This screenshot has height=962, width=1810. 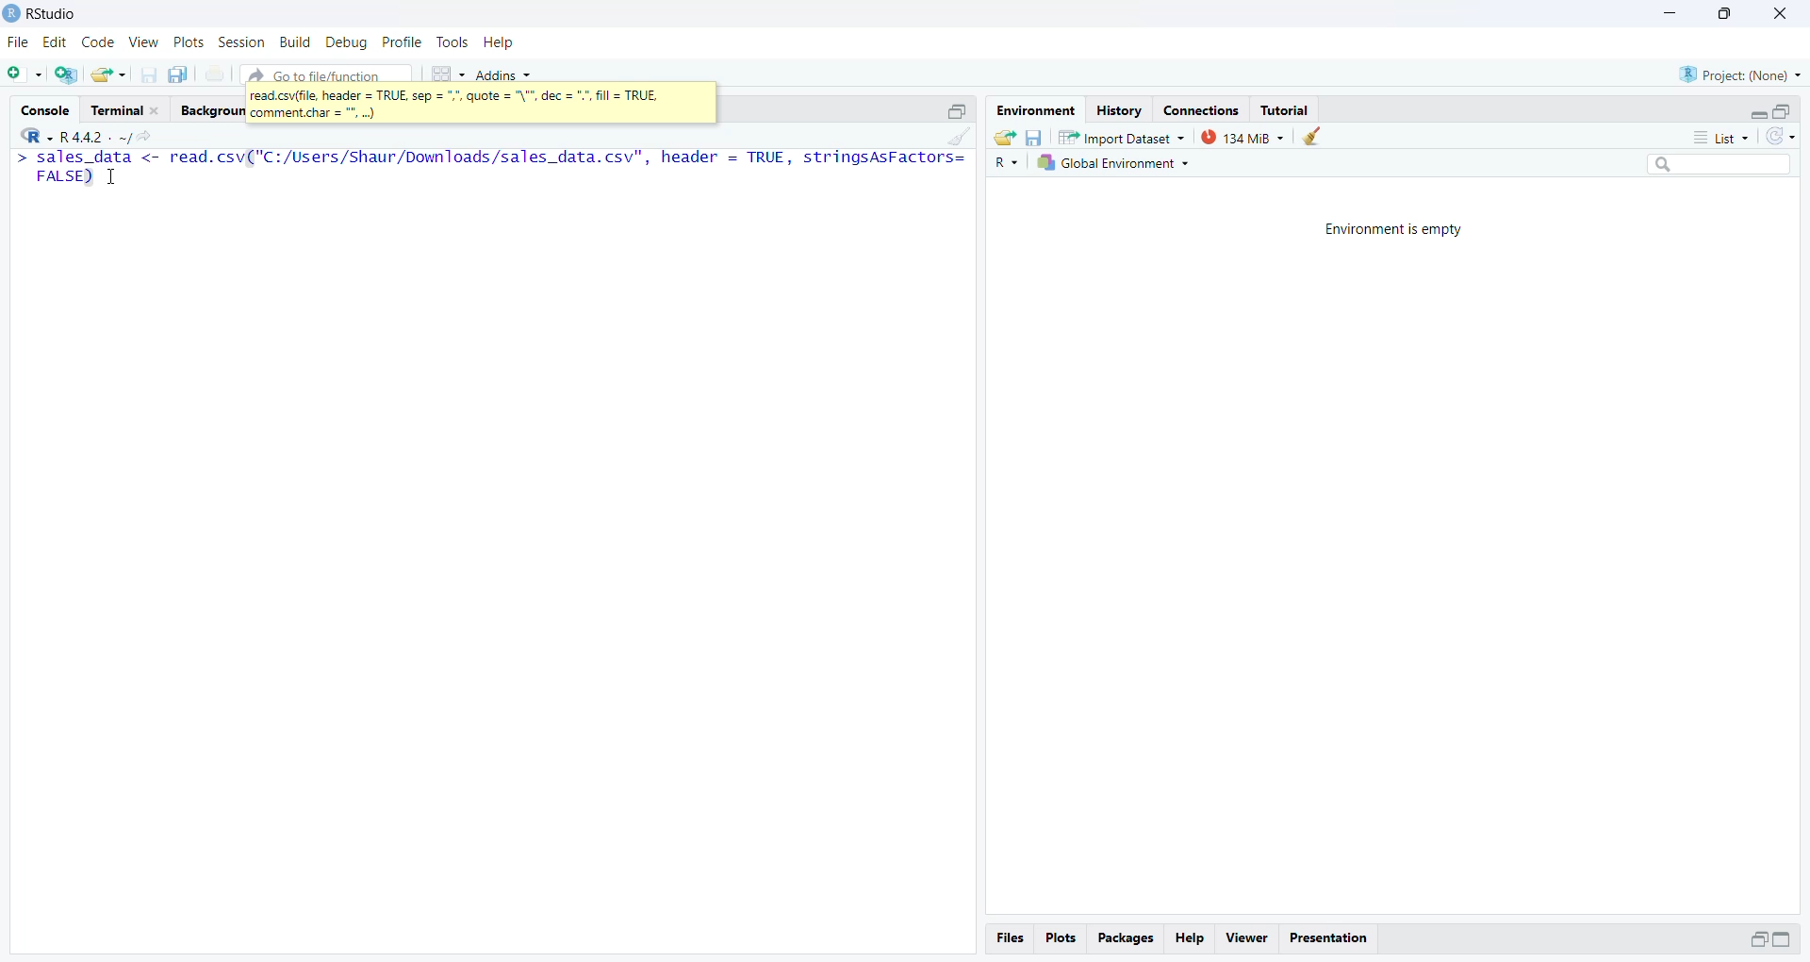 What do you see at coordinates (213, 76) in the screenshot?
I see `Print the current file` at bounding box center [213, 76].